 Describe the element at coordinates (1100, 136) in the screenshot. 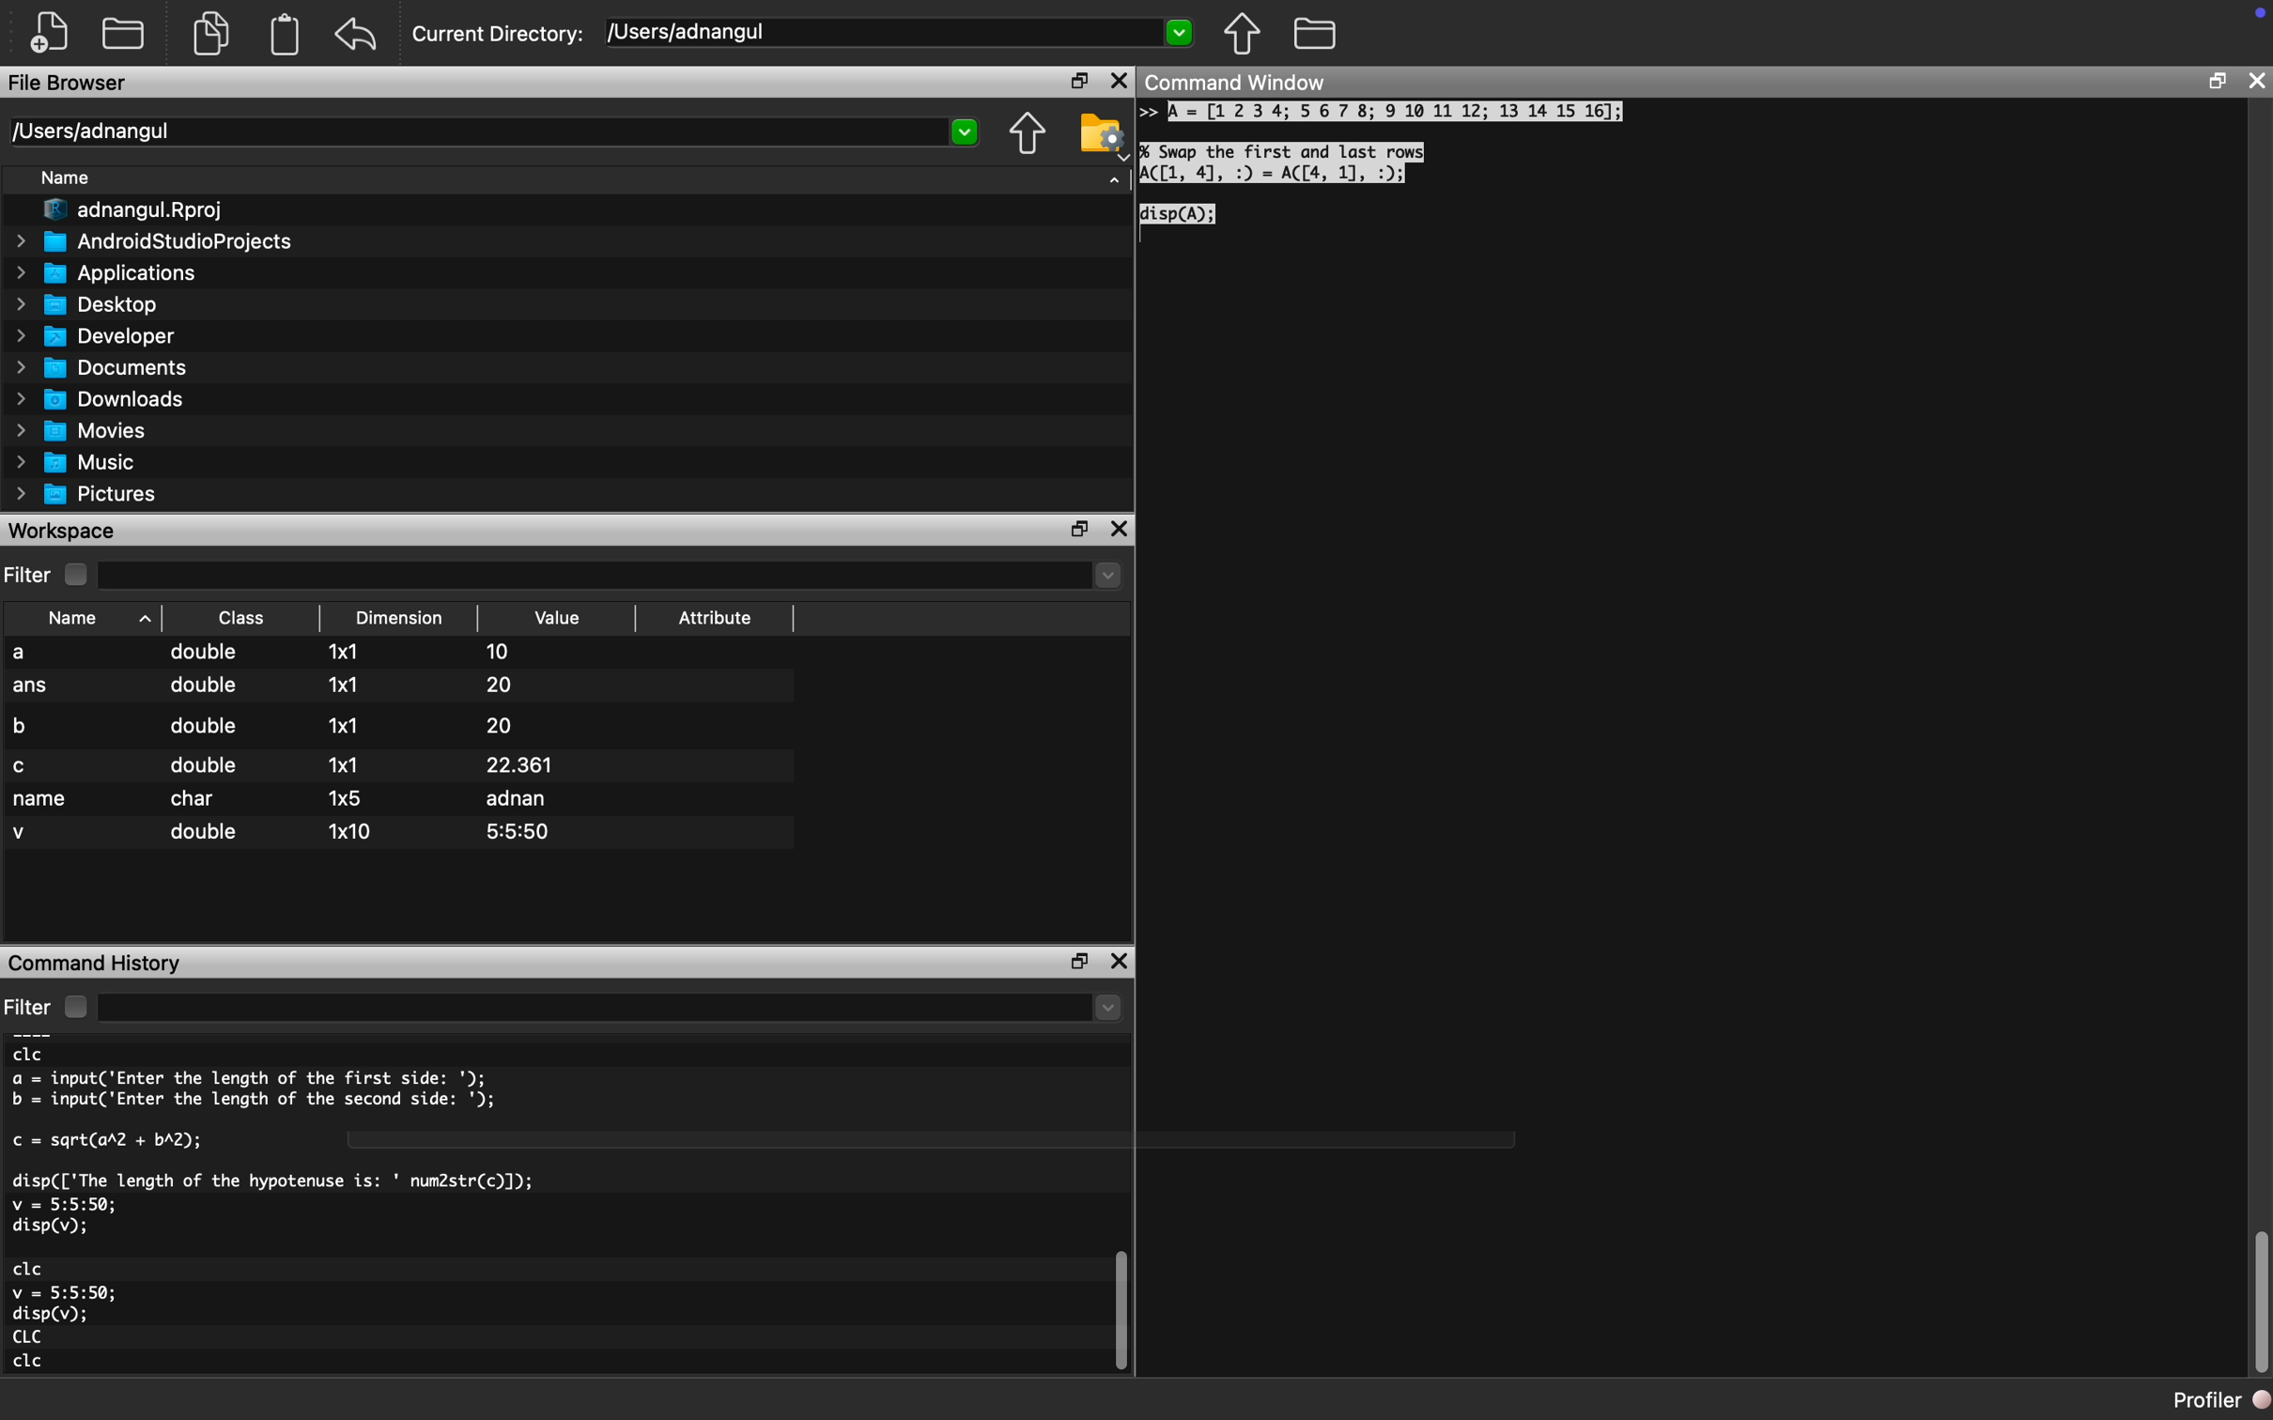

I see `Browse your files` at that location.